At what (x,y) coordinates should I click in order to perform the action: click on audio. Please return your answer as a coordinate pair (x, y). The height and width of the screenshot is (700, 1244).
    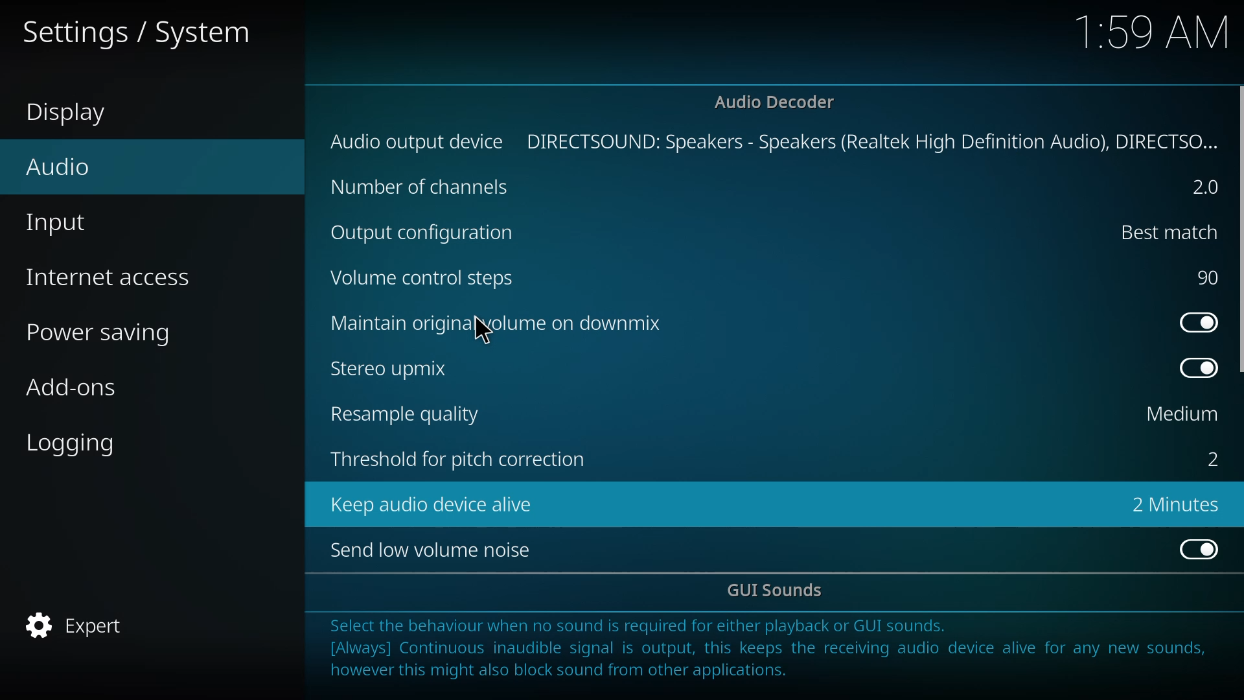
    Looking at the image, I should click on (57, 167).